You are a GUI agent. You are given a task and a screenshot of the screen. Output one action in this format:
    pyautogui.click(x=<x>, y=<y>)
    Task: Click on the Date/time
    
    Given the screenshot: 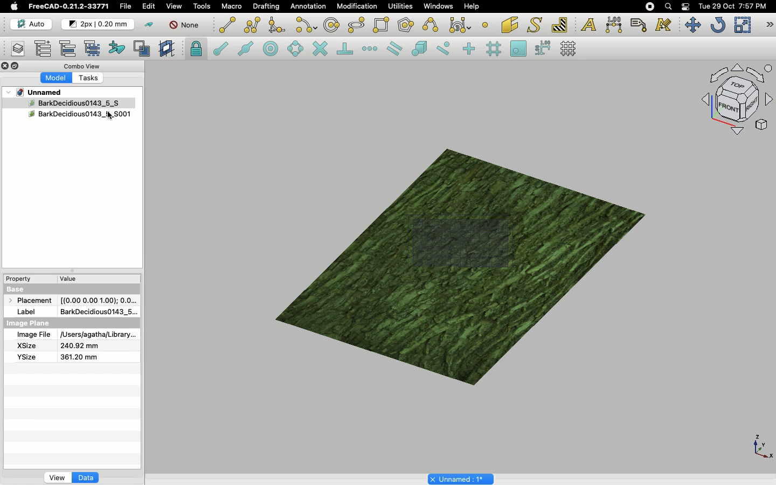 What is the action you would take?
    pyautogui.click(x=732, y=5)
    